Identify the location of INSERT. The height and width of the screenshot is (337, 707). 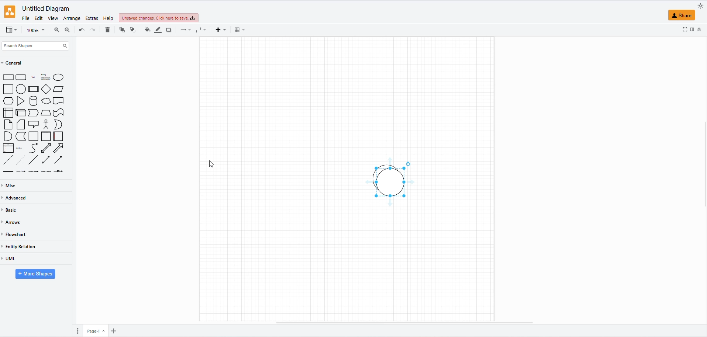
(220, 30).